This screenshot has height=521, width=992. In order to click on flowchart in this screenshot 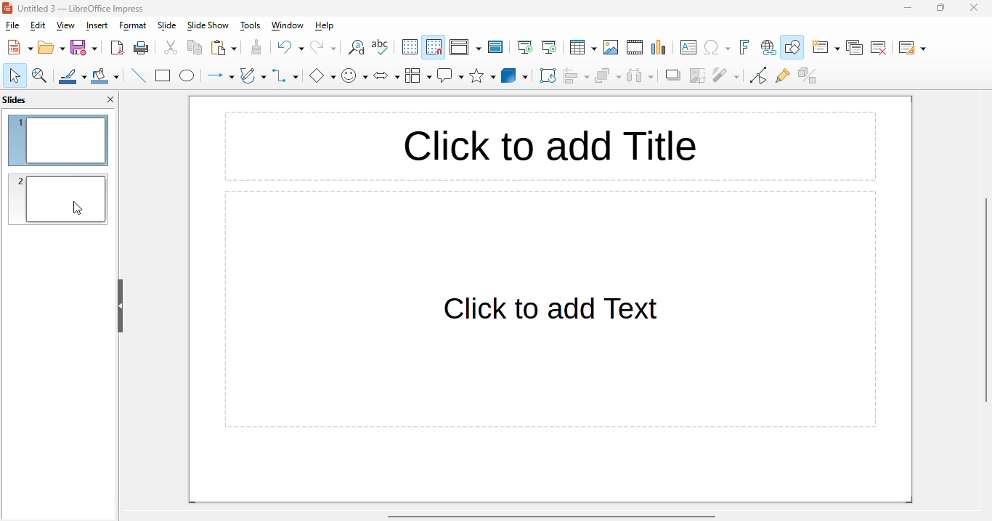, I will do `click(418, 76)`.